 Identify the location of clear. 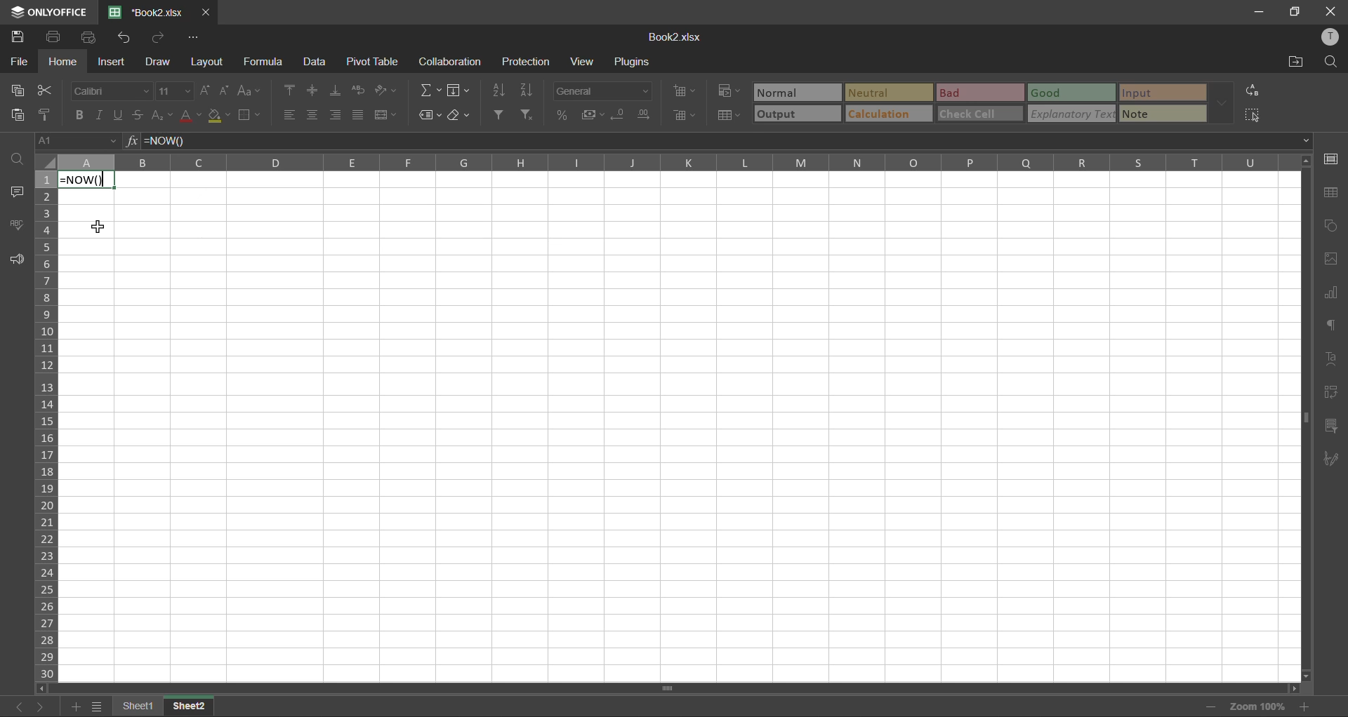
(462, 115).